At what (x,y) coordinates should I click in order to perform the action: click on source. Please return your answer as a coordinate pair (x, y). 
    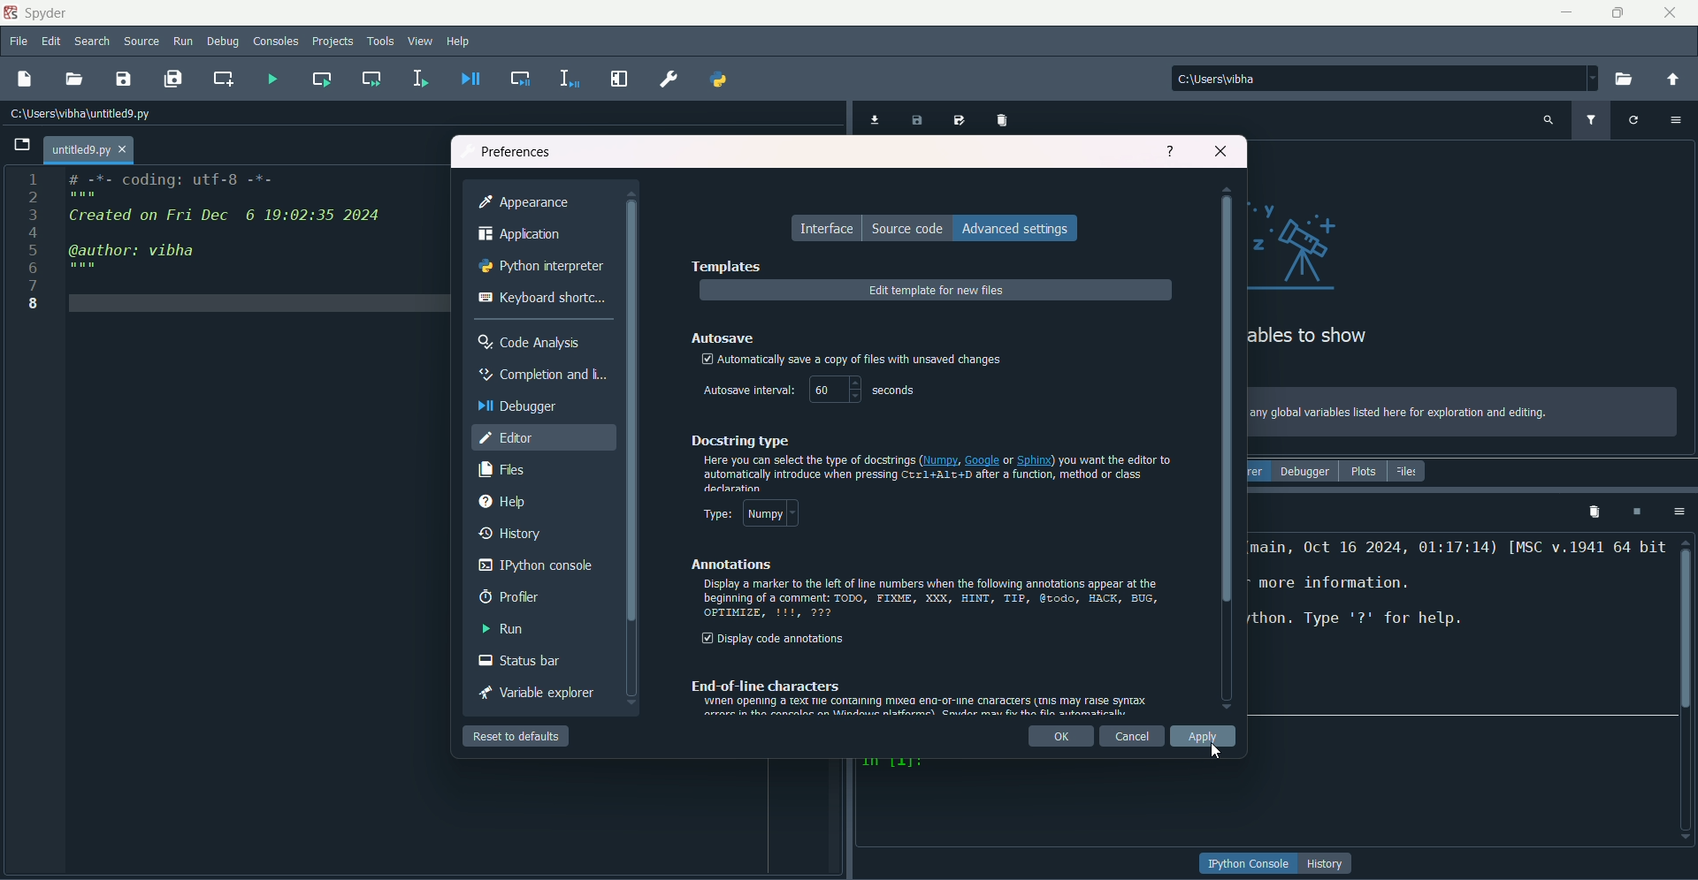
    Looking at the image, I should click on (142, 42).